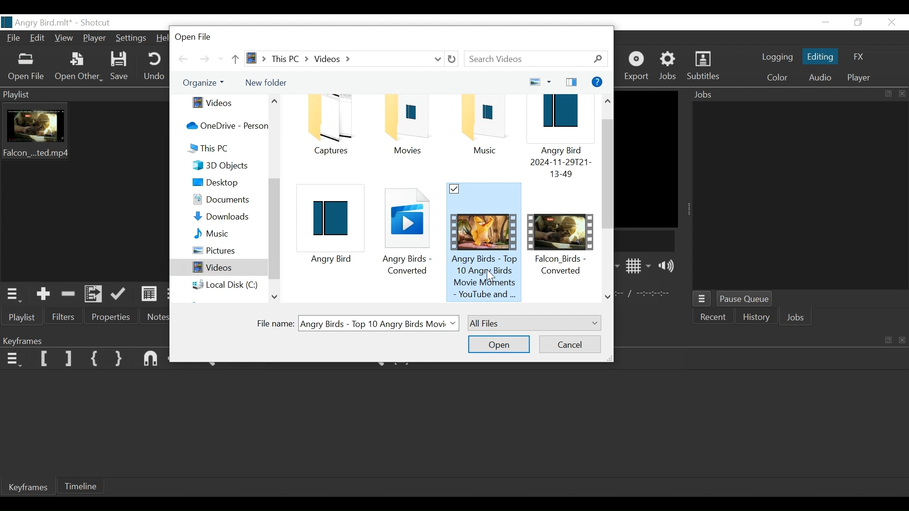 Image resolution: width=909 pixels, height=511 pixels. Describe the element at coordinates (44, 358) in the screenshot. I see `Set Filter Keyframe ` at that location.